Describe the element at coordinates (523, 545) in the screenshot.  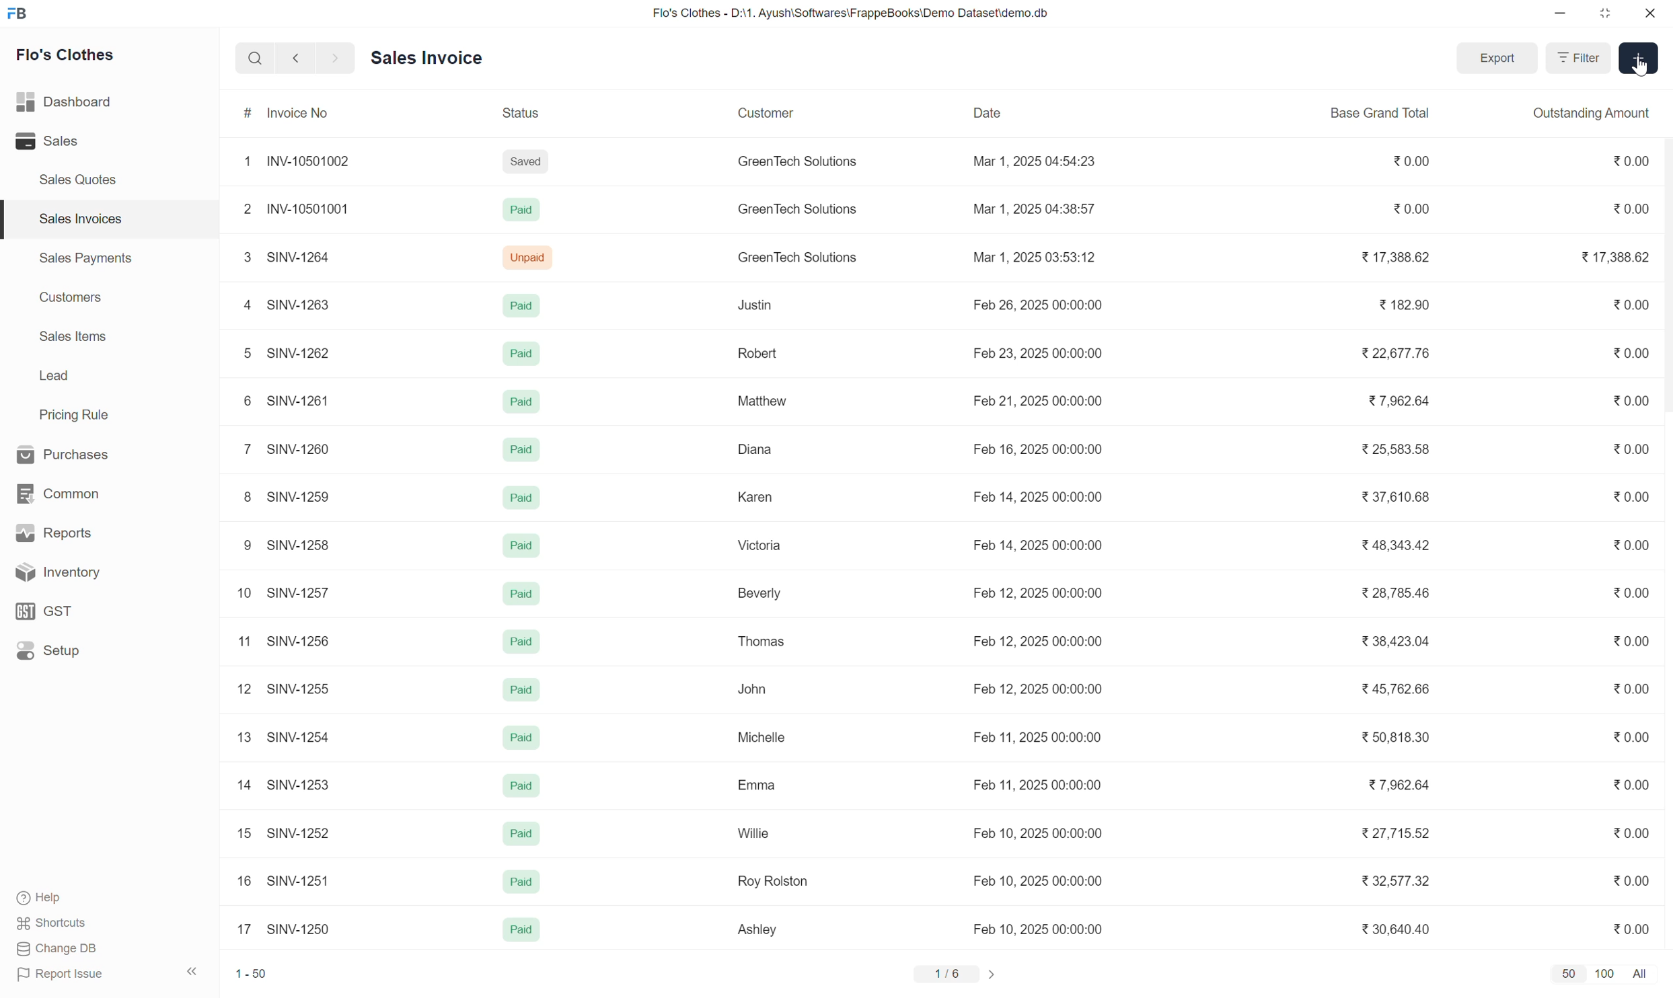
I see `Paid` at that location.